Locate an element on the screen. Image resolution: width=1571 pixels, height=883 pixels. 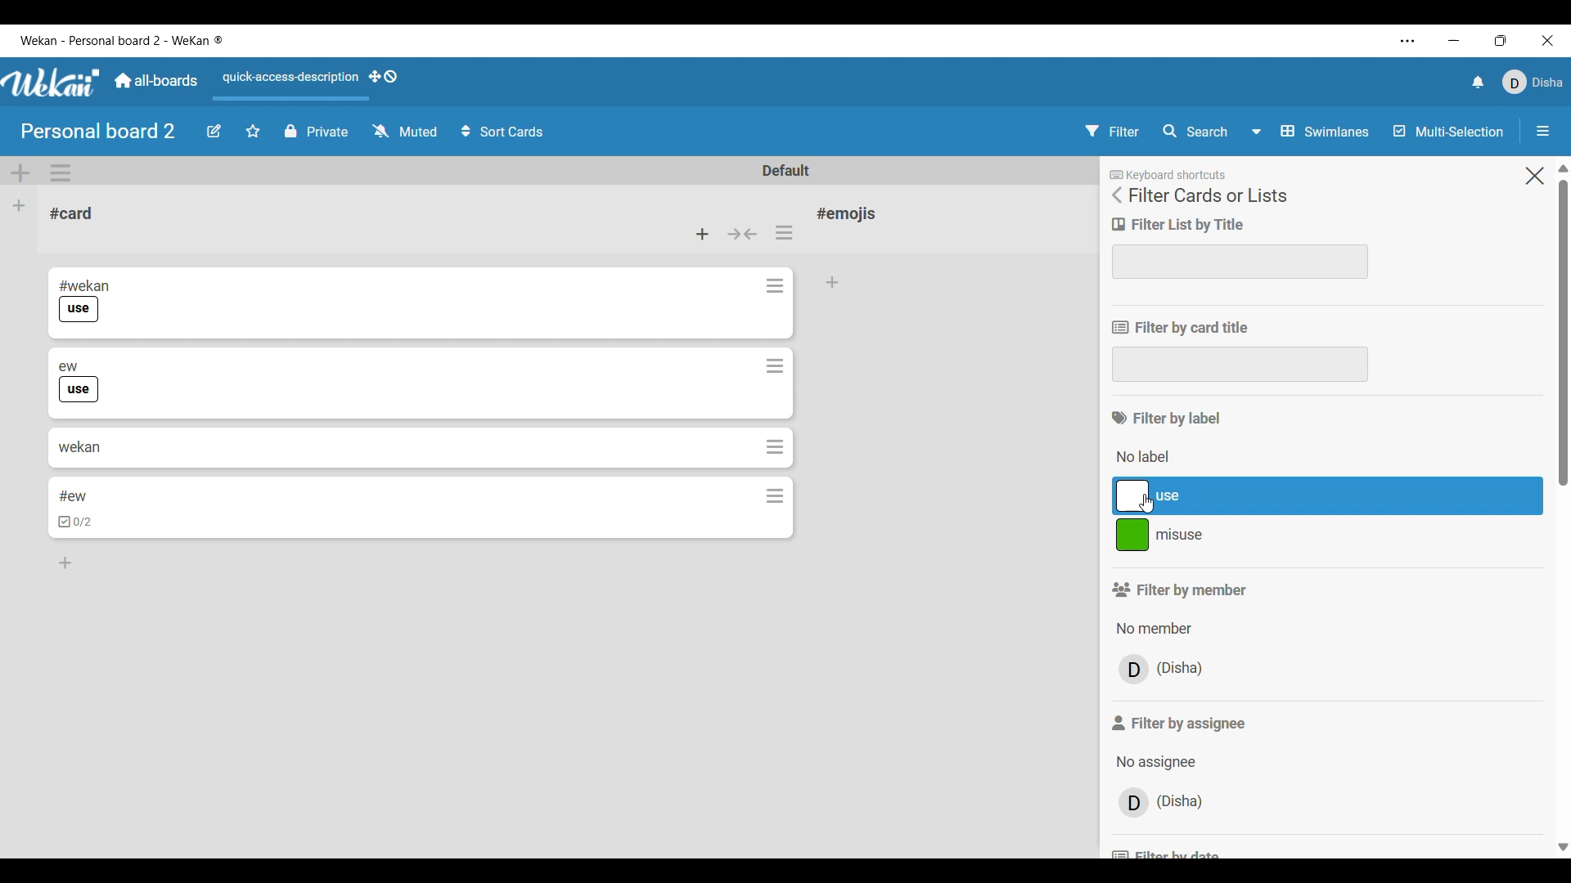
Card actions for respective card is located at coordinates (776, 495).